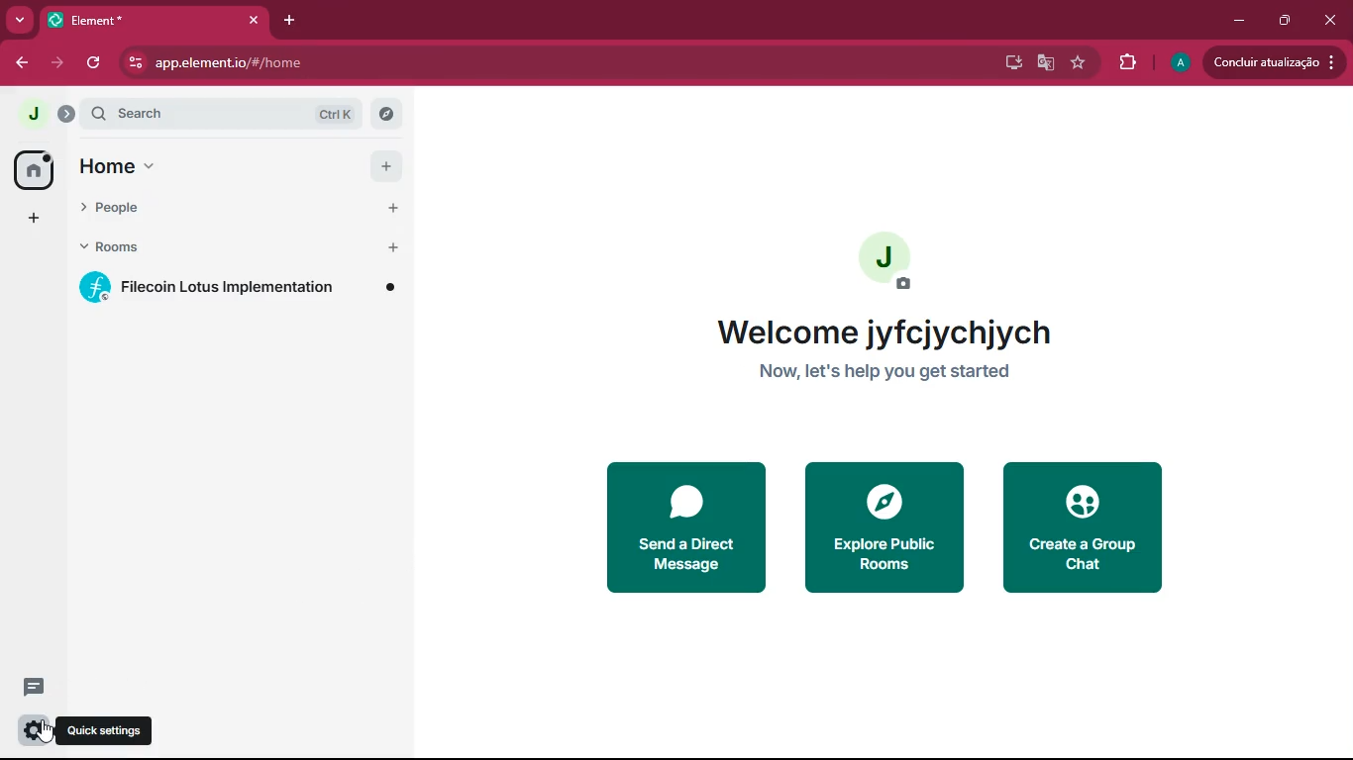  What do you see at coordinates (66, 115) in the screenshot?
I see `expand` at bounding box center [66, 115].